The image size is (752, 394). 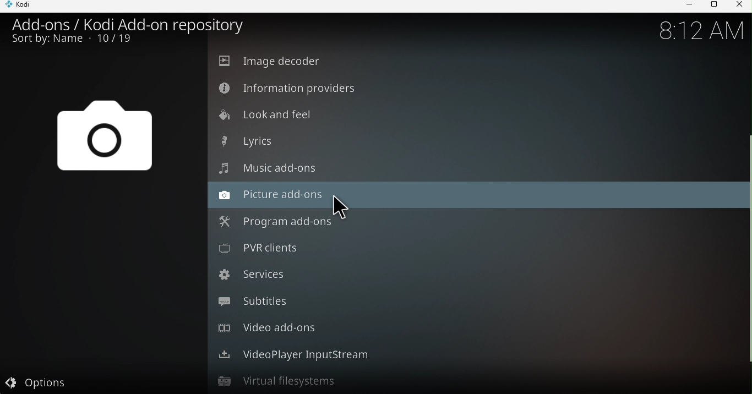 What do you see at coordinates (686, 6) in the screenshot?
I see `Minimize` at bounding box center [686, 6].